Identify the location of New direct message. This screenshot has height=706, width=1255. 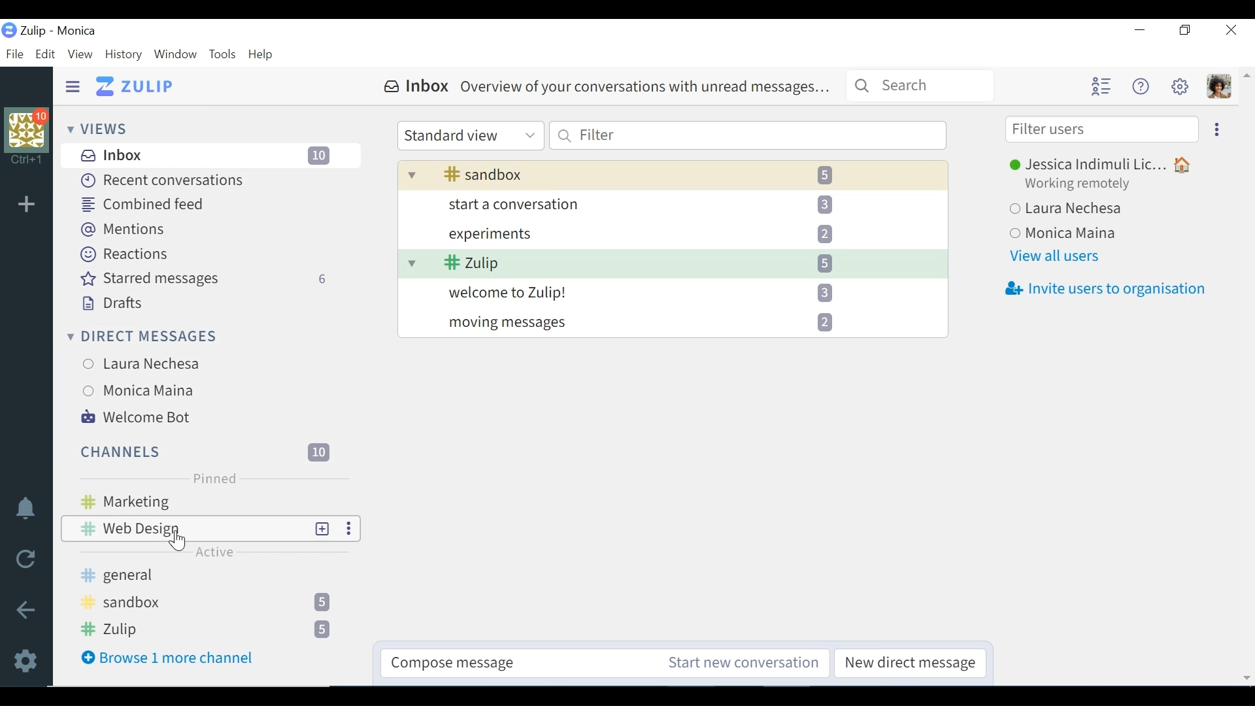
(912, 664).